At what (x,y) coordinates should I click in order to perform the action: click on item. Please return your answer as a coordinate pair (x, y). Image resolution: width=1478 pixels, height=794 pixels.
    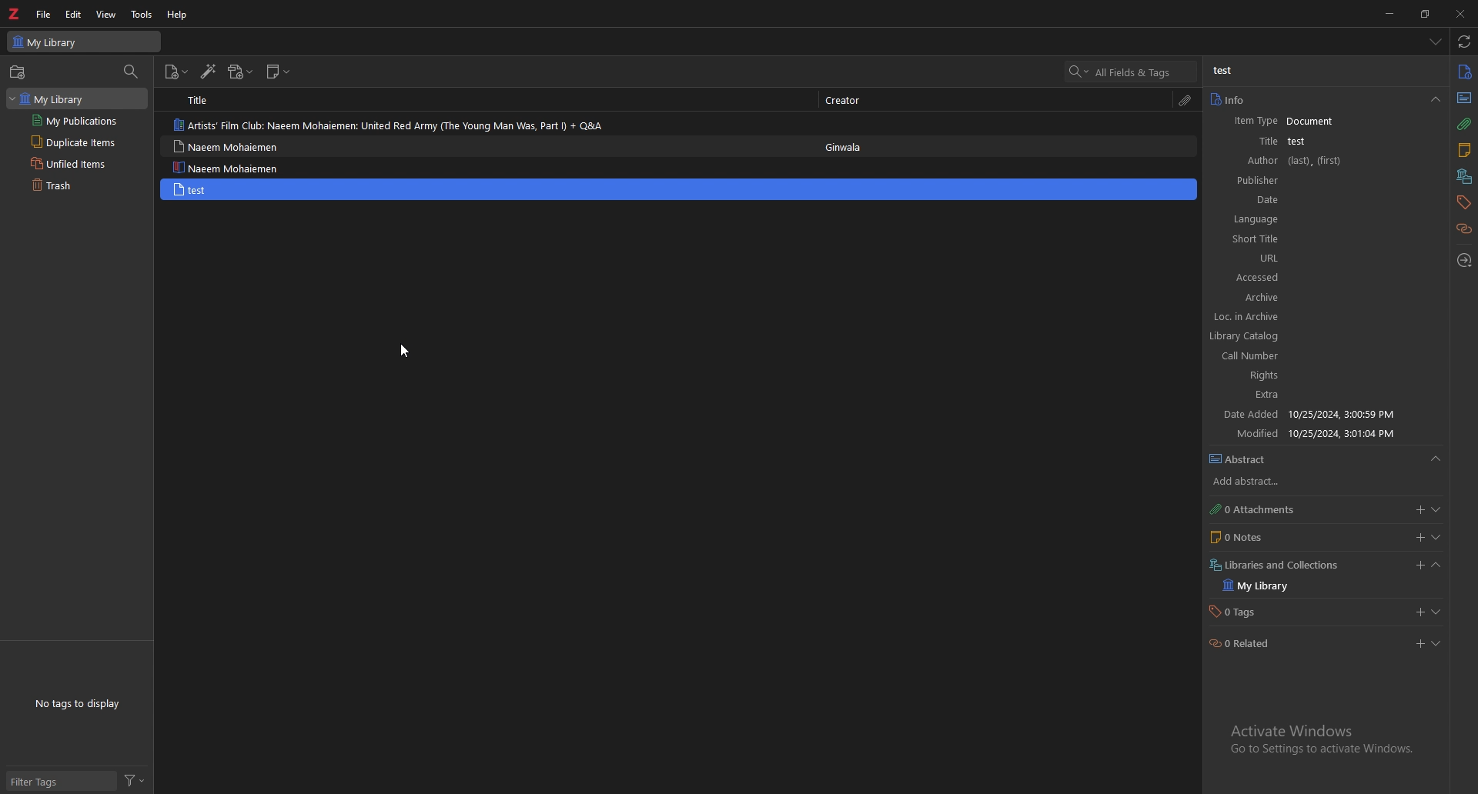
    Looking at the image, I should click on (489, 124).